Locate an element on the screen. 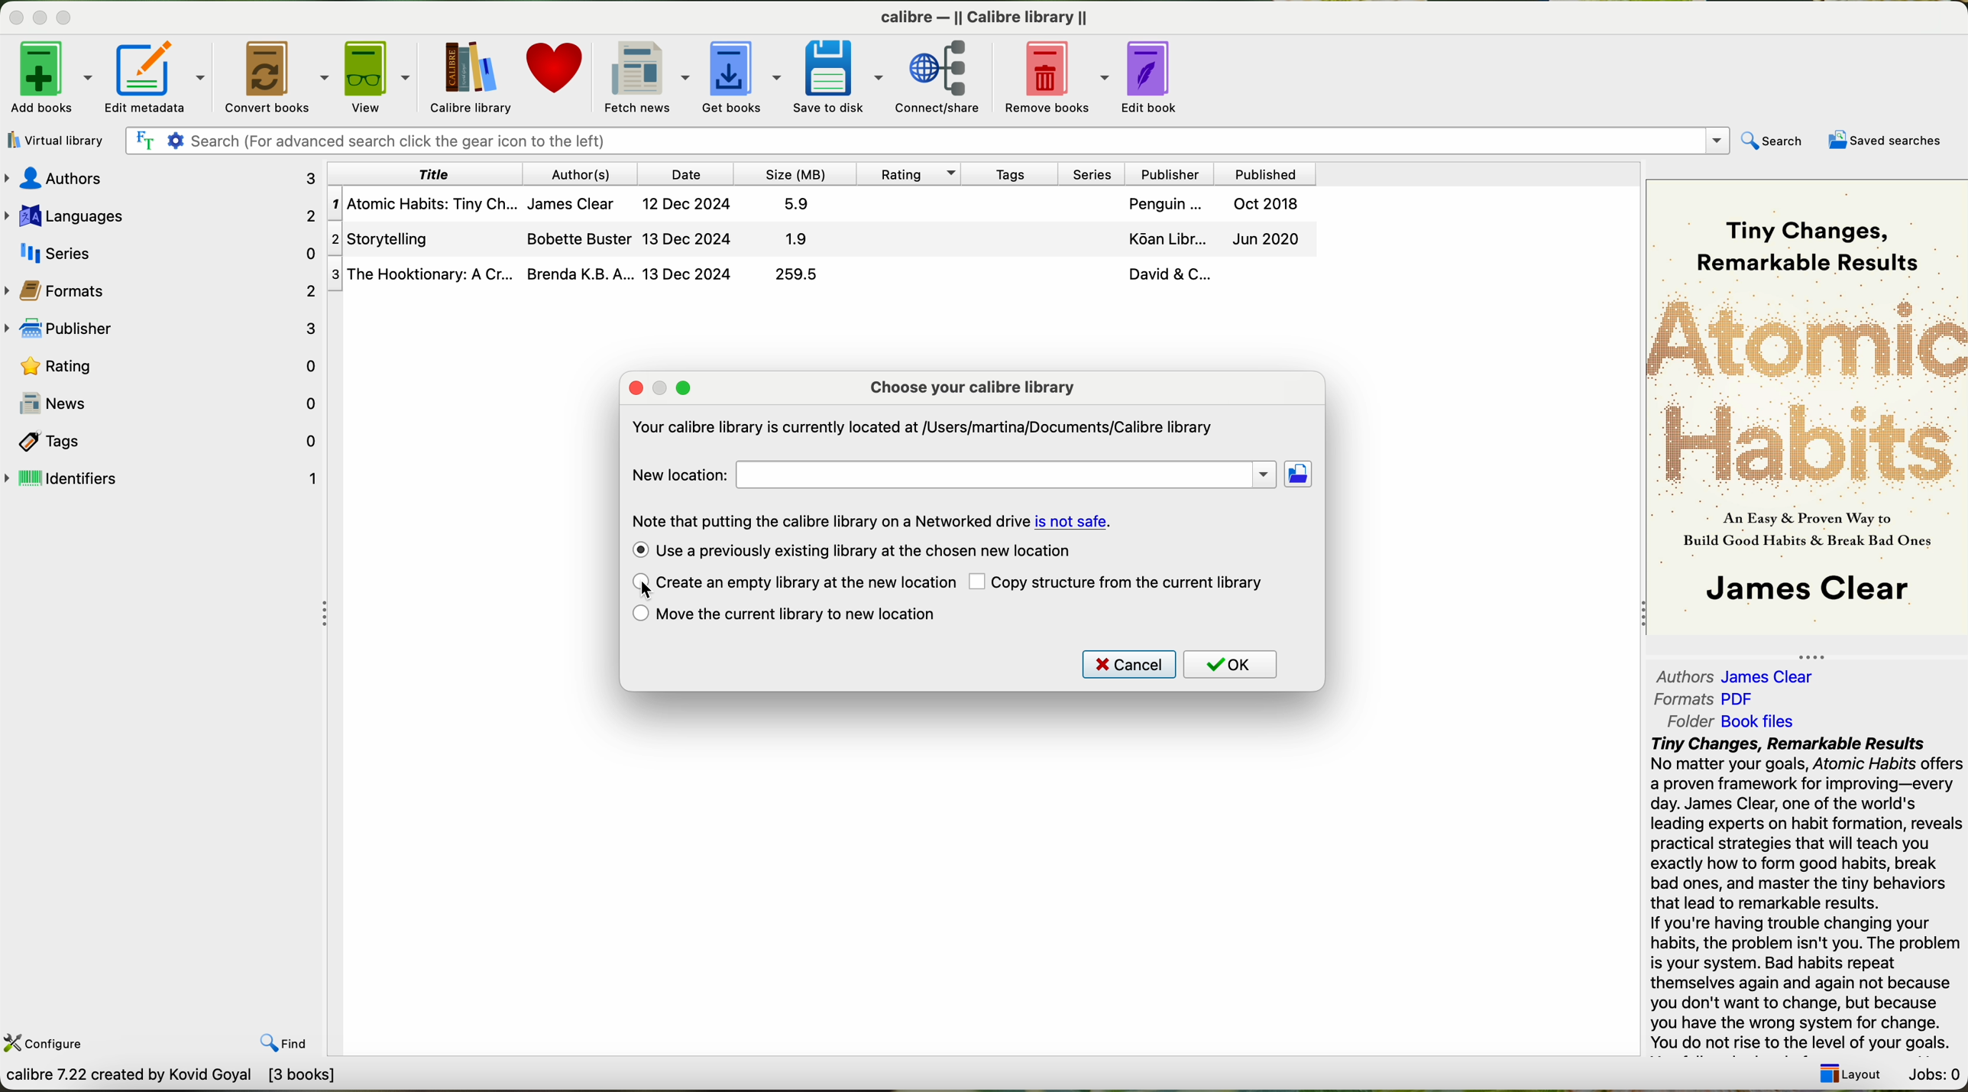  publisher is located at coordinates (166, 329).